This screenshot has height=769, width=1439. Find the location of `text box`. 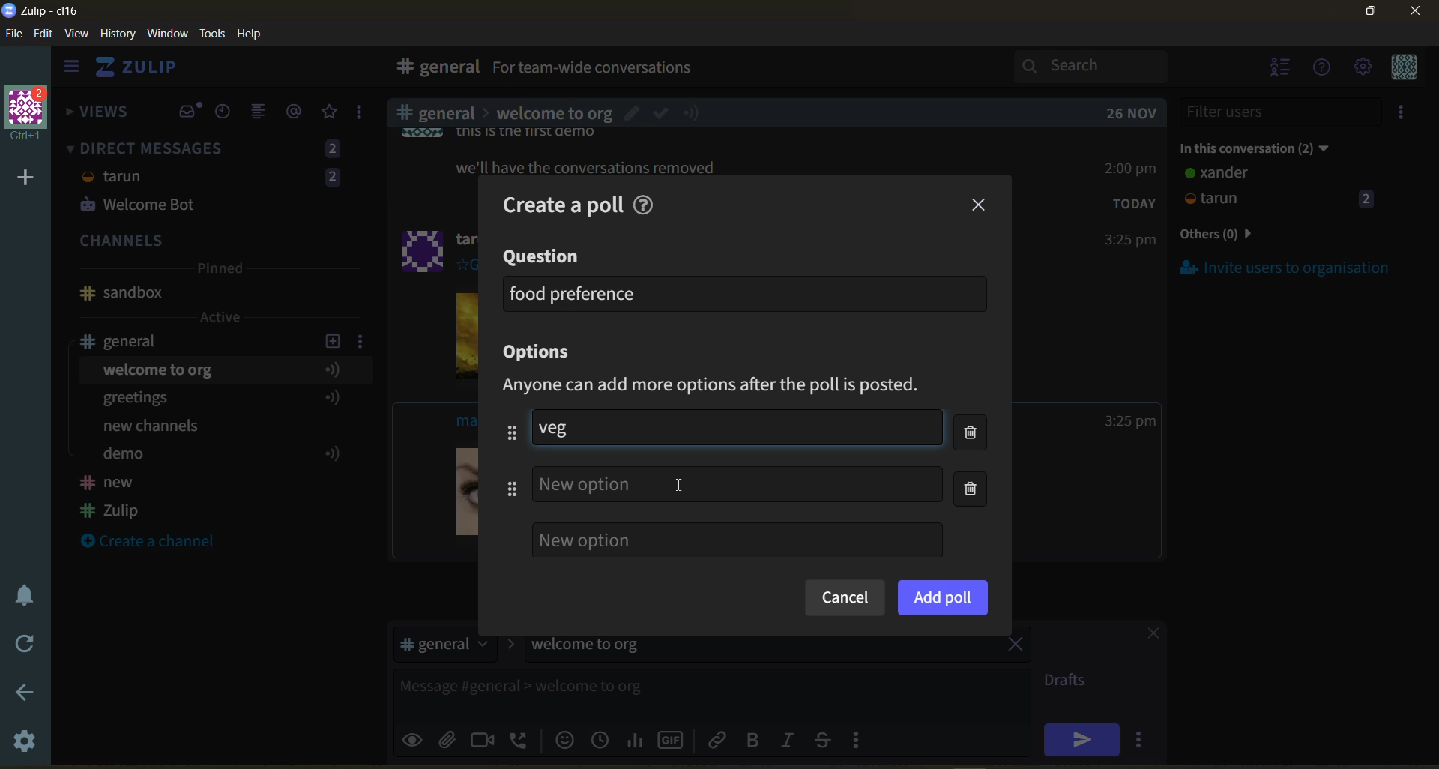

text box is located at coordinates (673, 692).